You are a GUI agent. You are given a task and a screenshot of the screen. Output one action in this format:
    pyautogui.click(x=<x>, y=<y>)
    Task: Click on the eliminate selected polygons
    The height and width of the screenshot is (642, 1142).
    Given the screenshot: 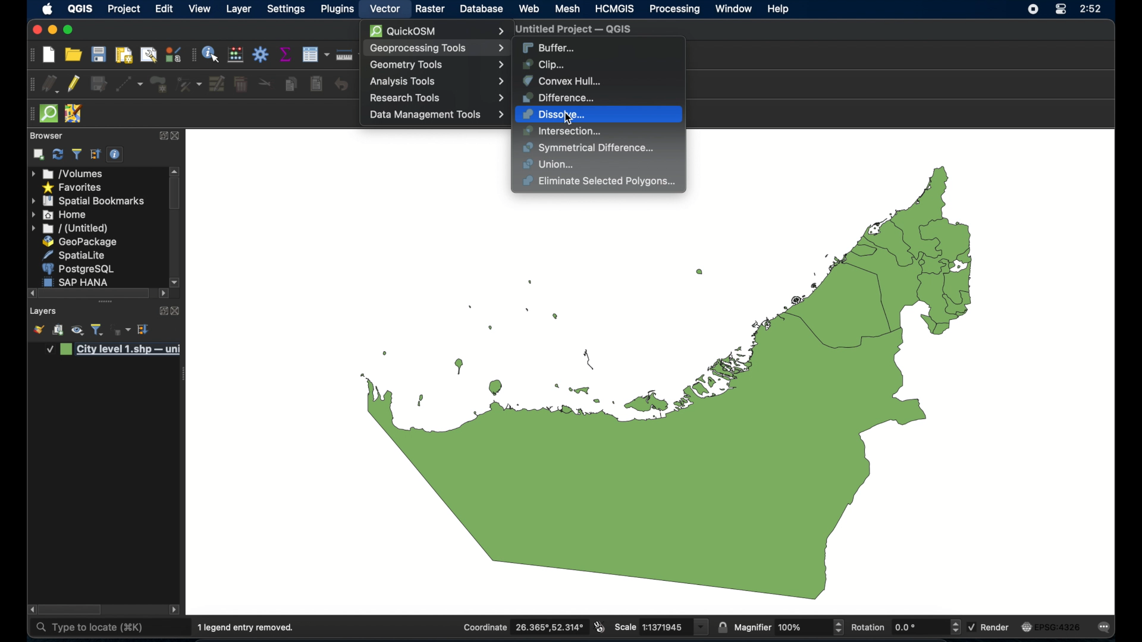 What is the action you would take?
    pyautogui.click(x=601, y=182)
    